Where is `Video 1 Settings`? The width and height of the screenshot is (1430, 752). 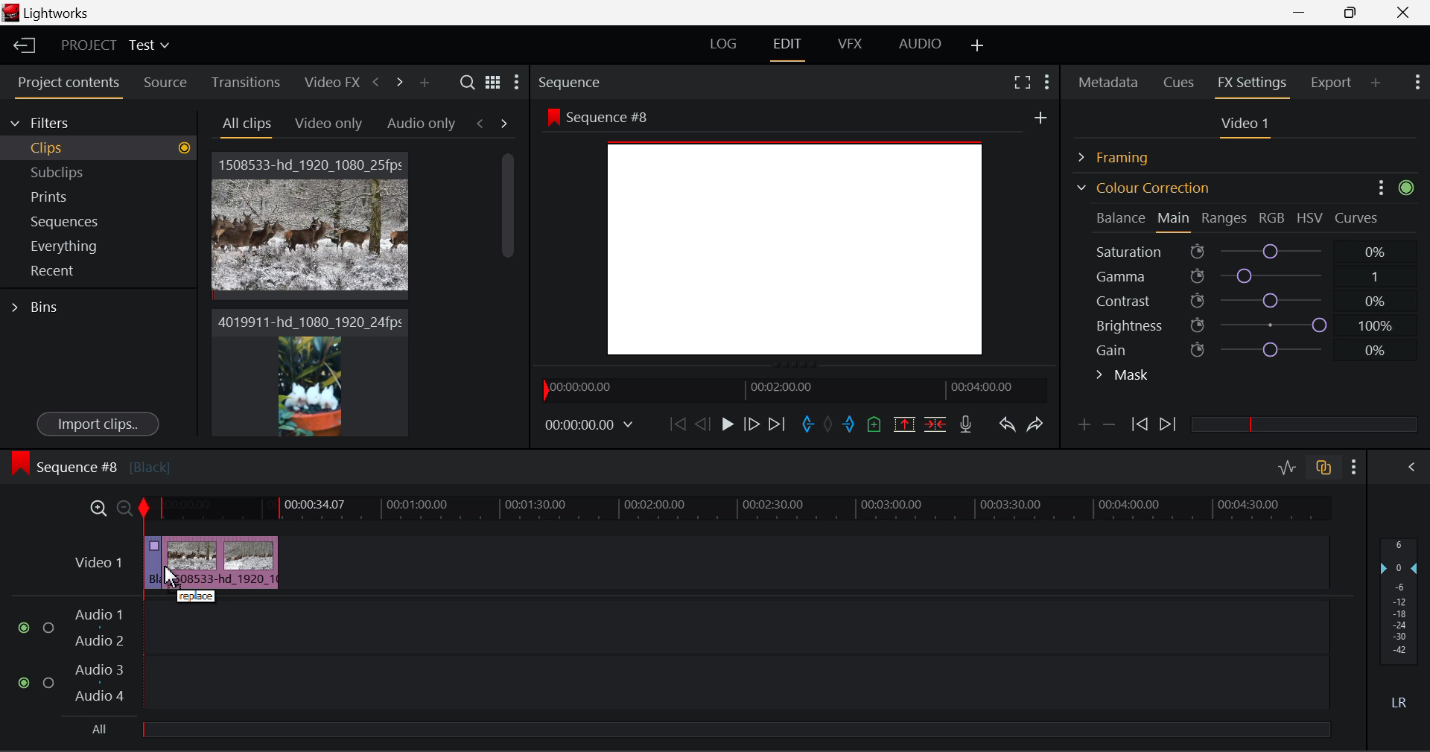
Video 1 Settings is located at coordinates (1248, 127).